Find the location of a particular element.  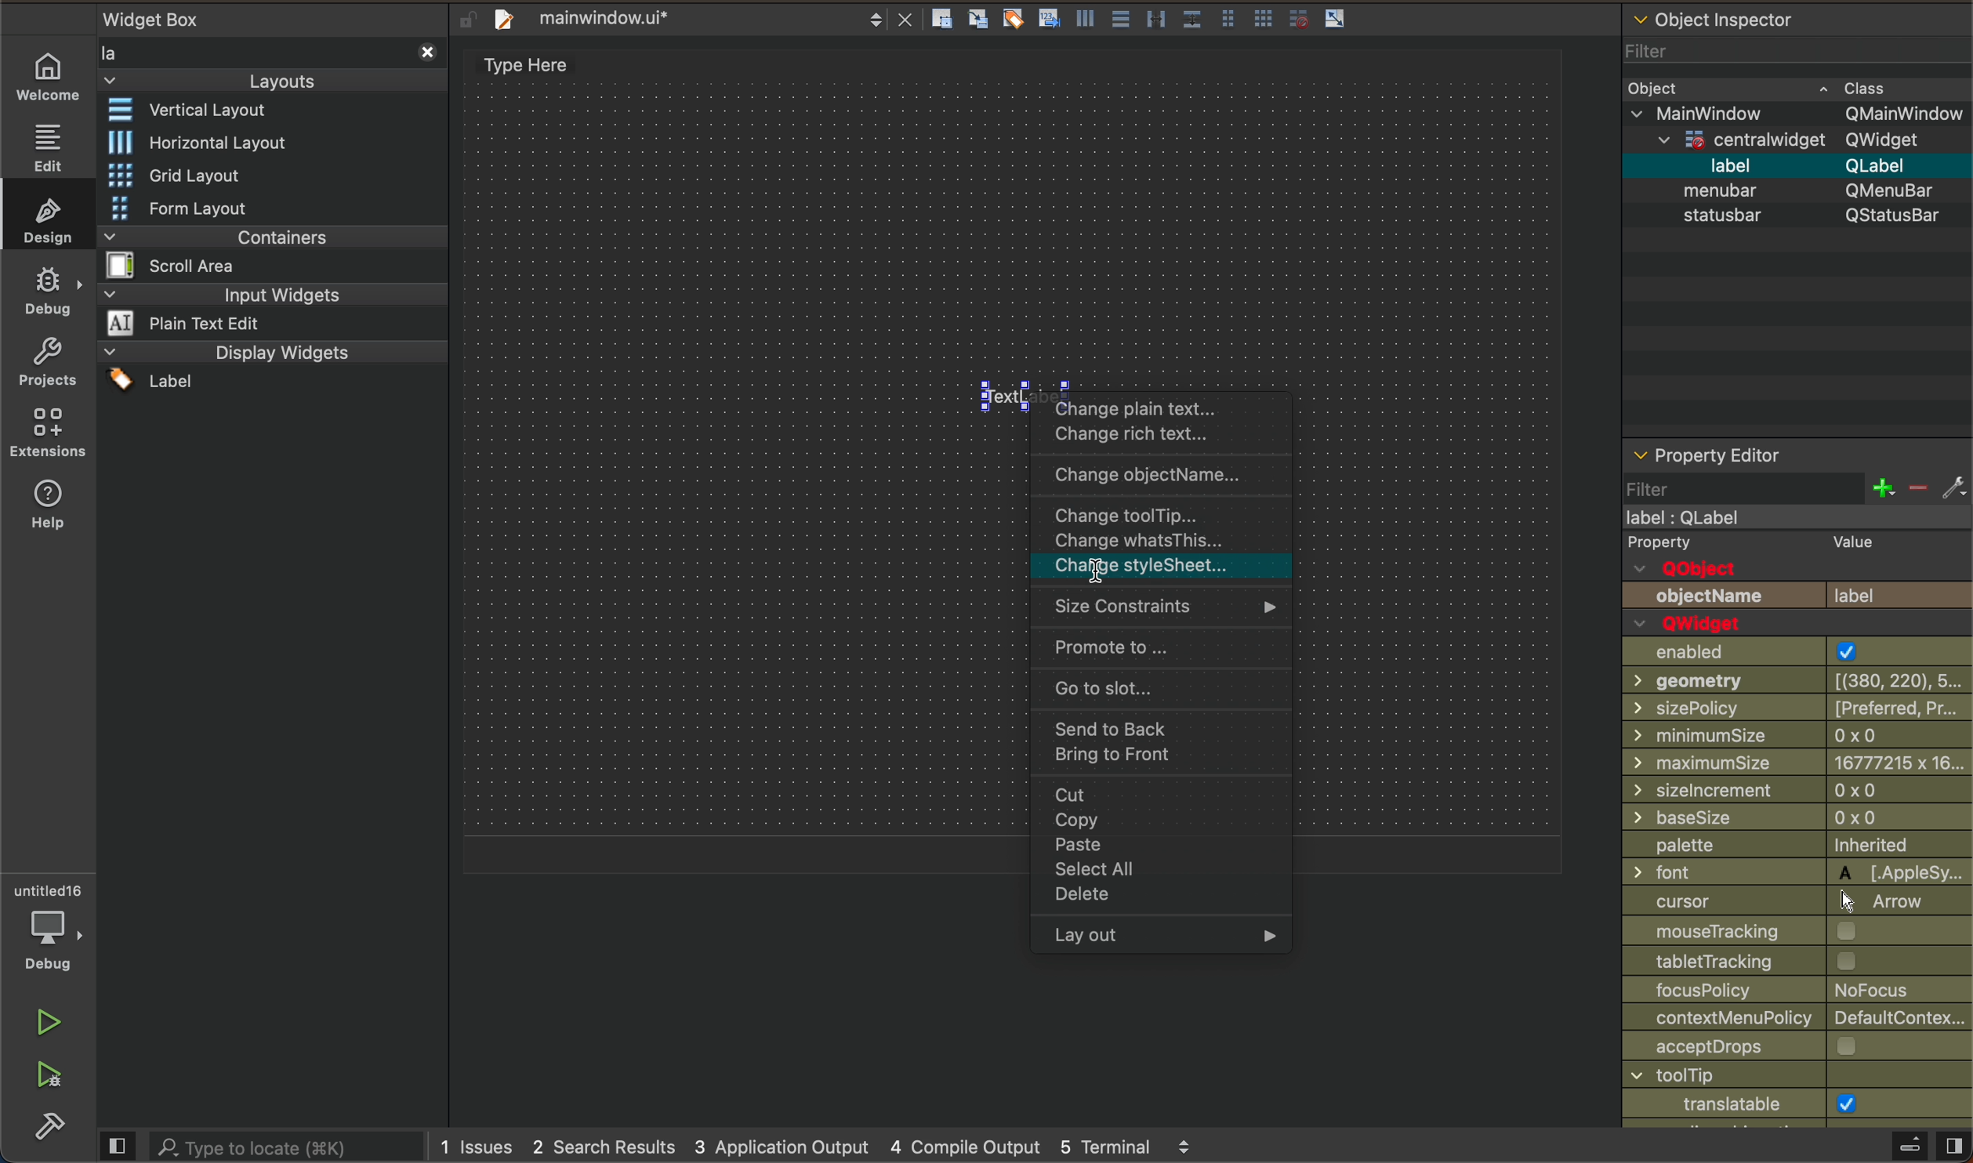

windowicon is located at coordinates (1712, 1105).